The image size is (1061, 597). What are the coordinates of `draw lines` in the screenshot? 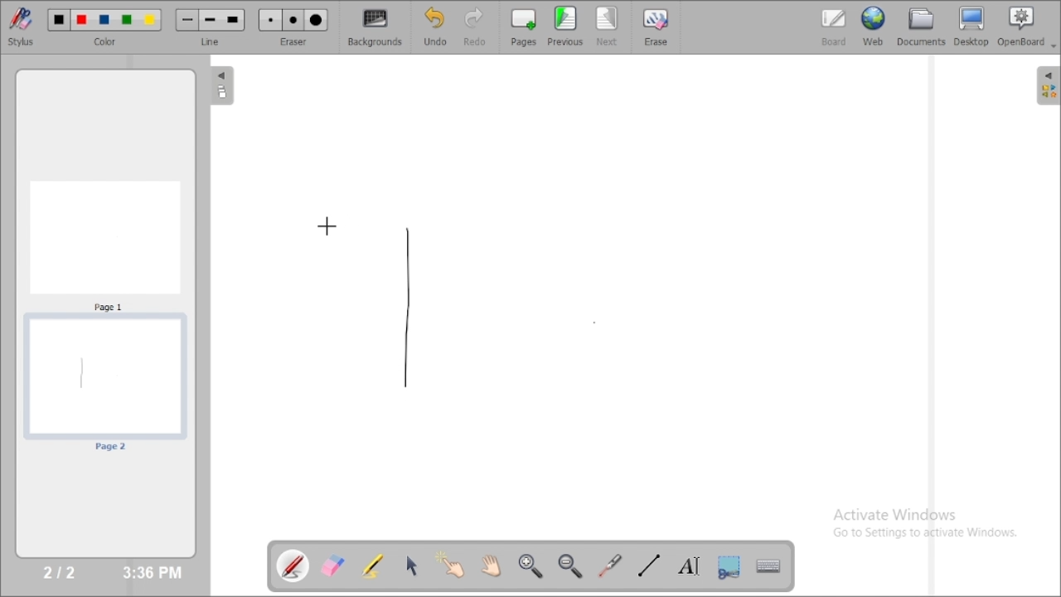 It's located at (648, 565).